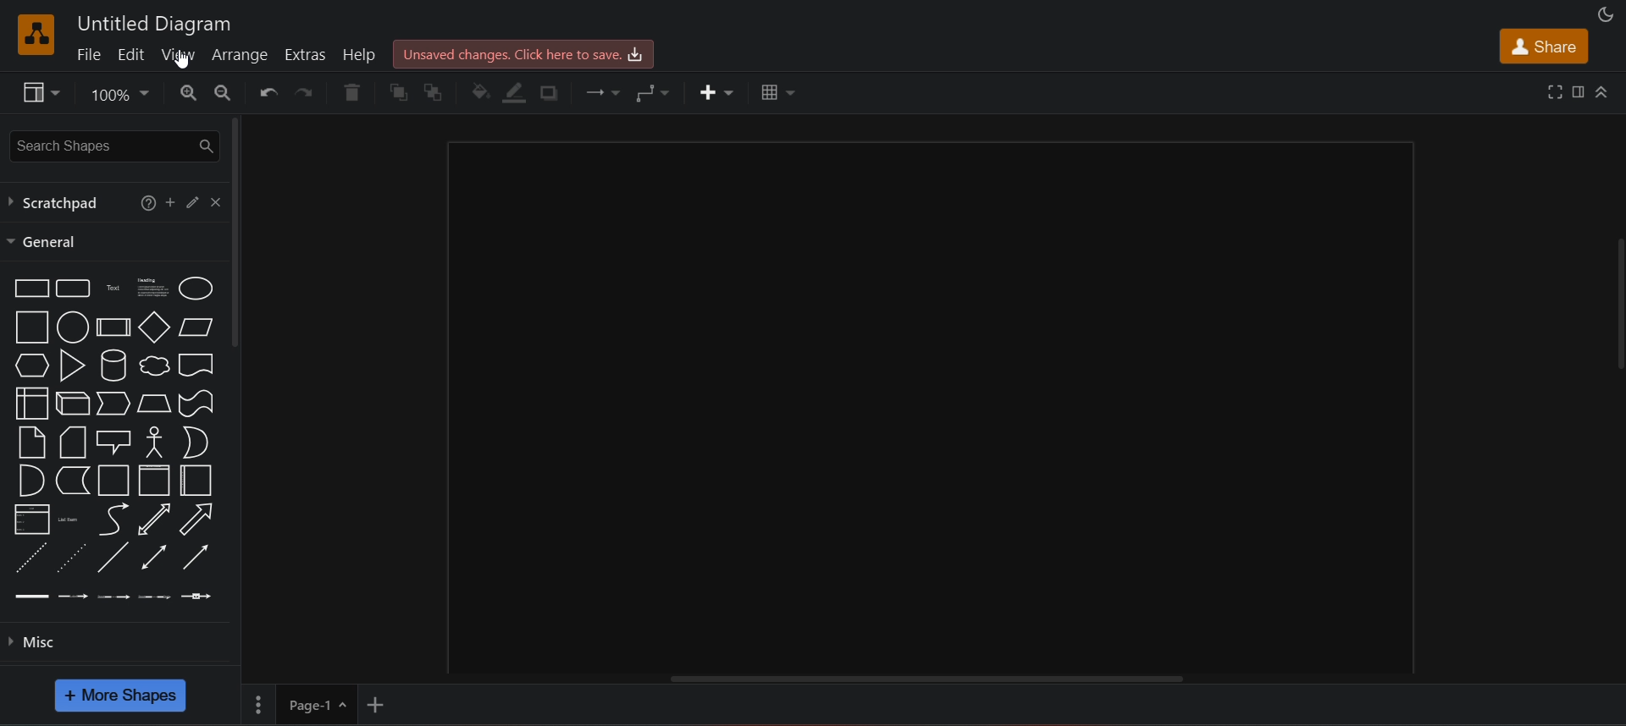 The image size is (1626, 726). What do you see at coordinates (396, 92) in the screenshot?
I see `to front` at bounding box center [396, 92].